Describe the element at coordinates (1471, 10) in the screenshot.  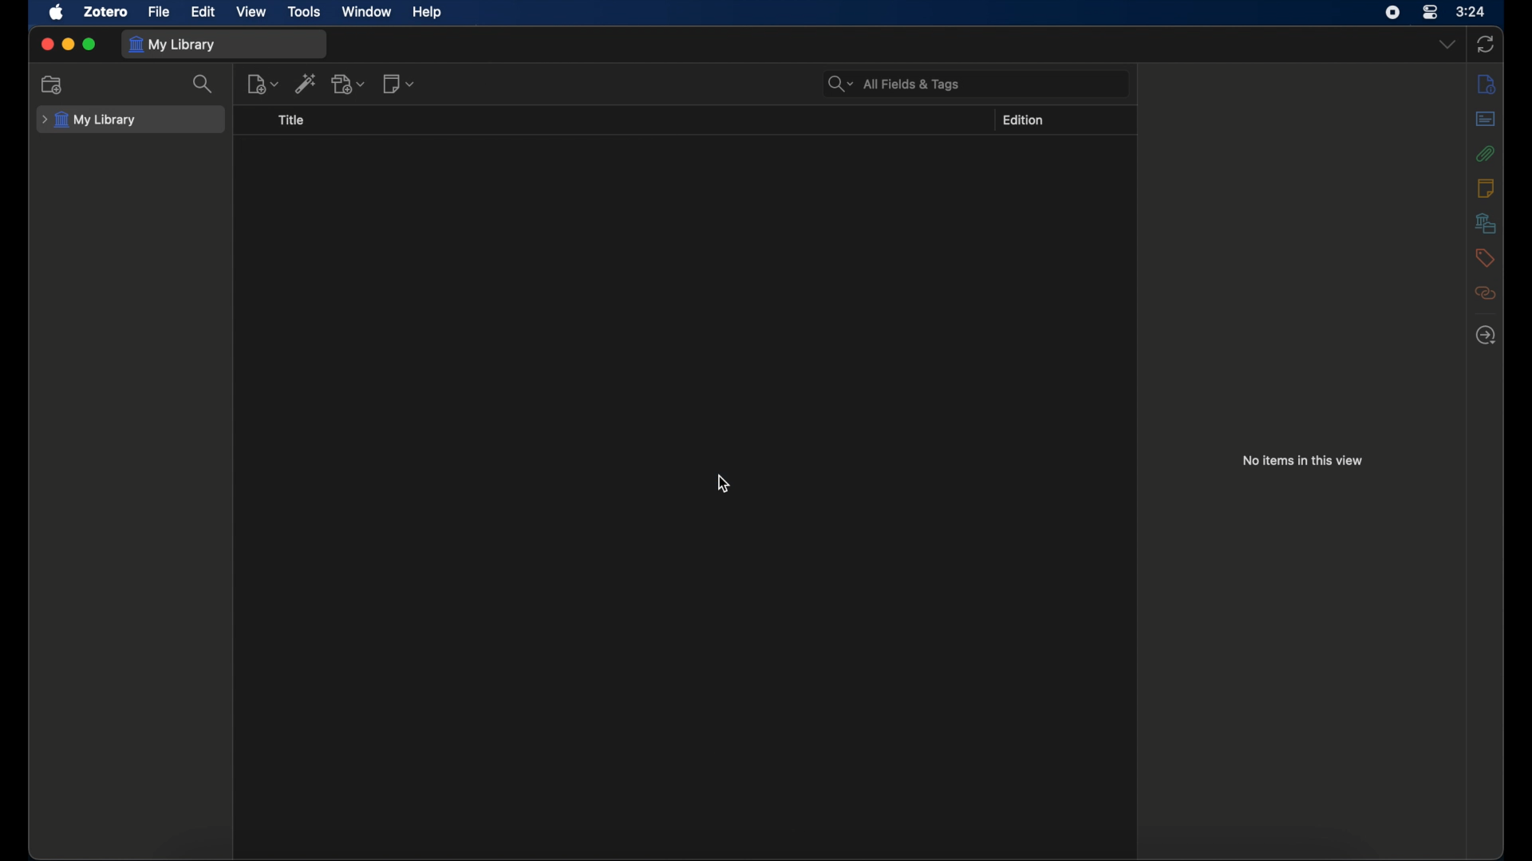
I see `time (3:24)` at that location.